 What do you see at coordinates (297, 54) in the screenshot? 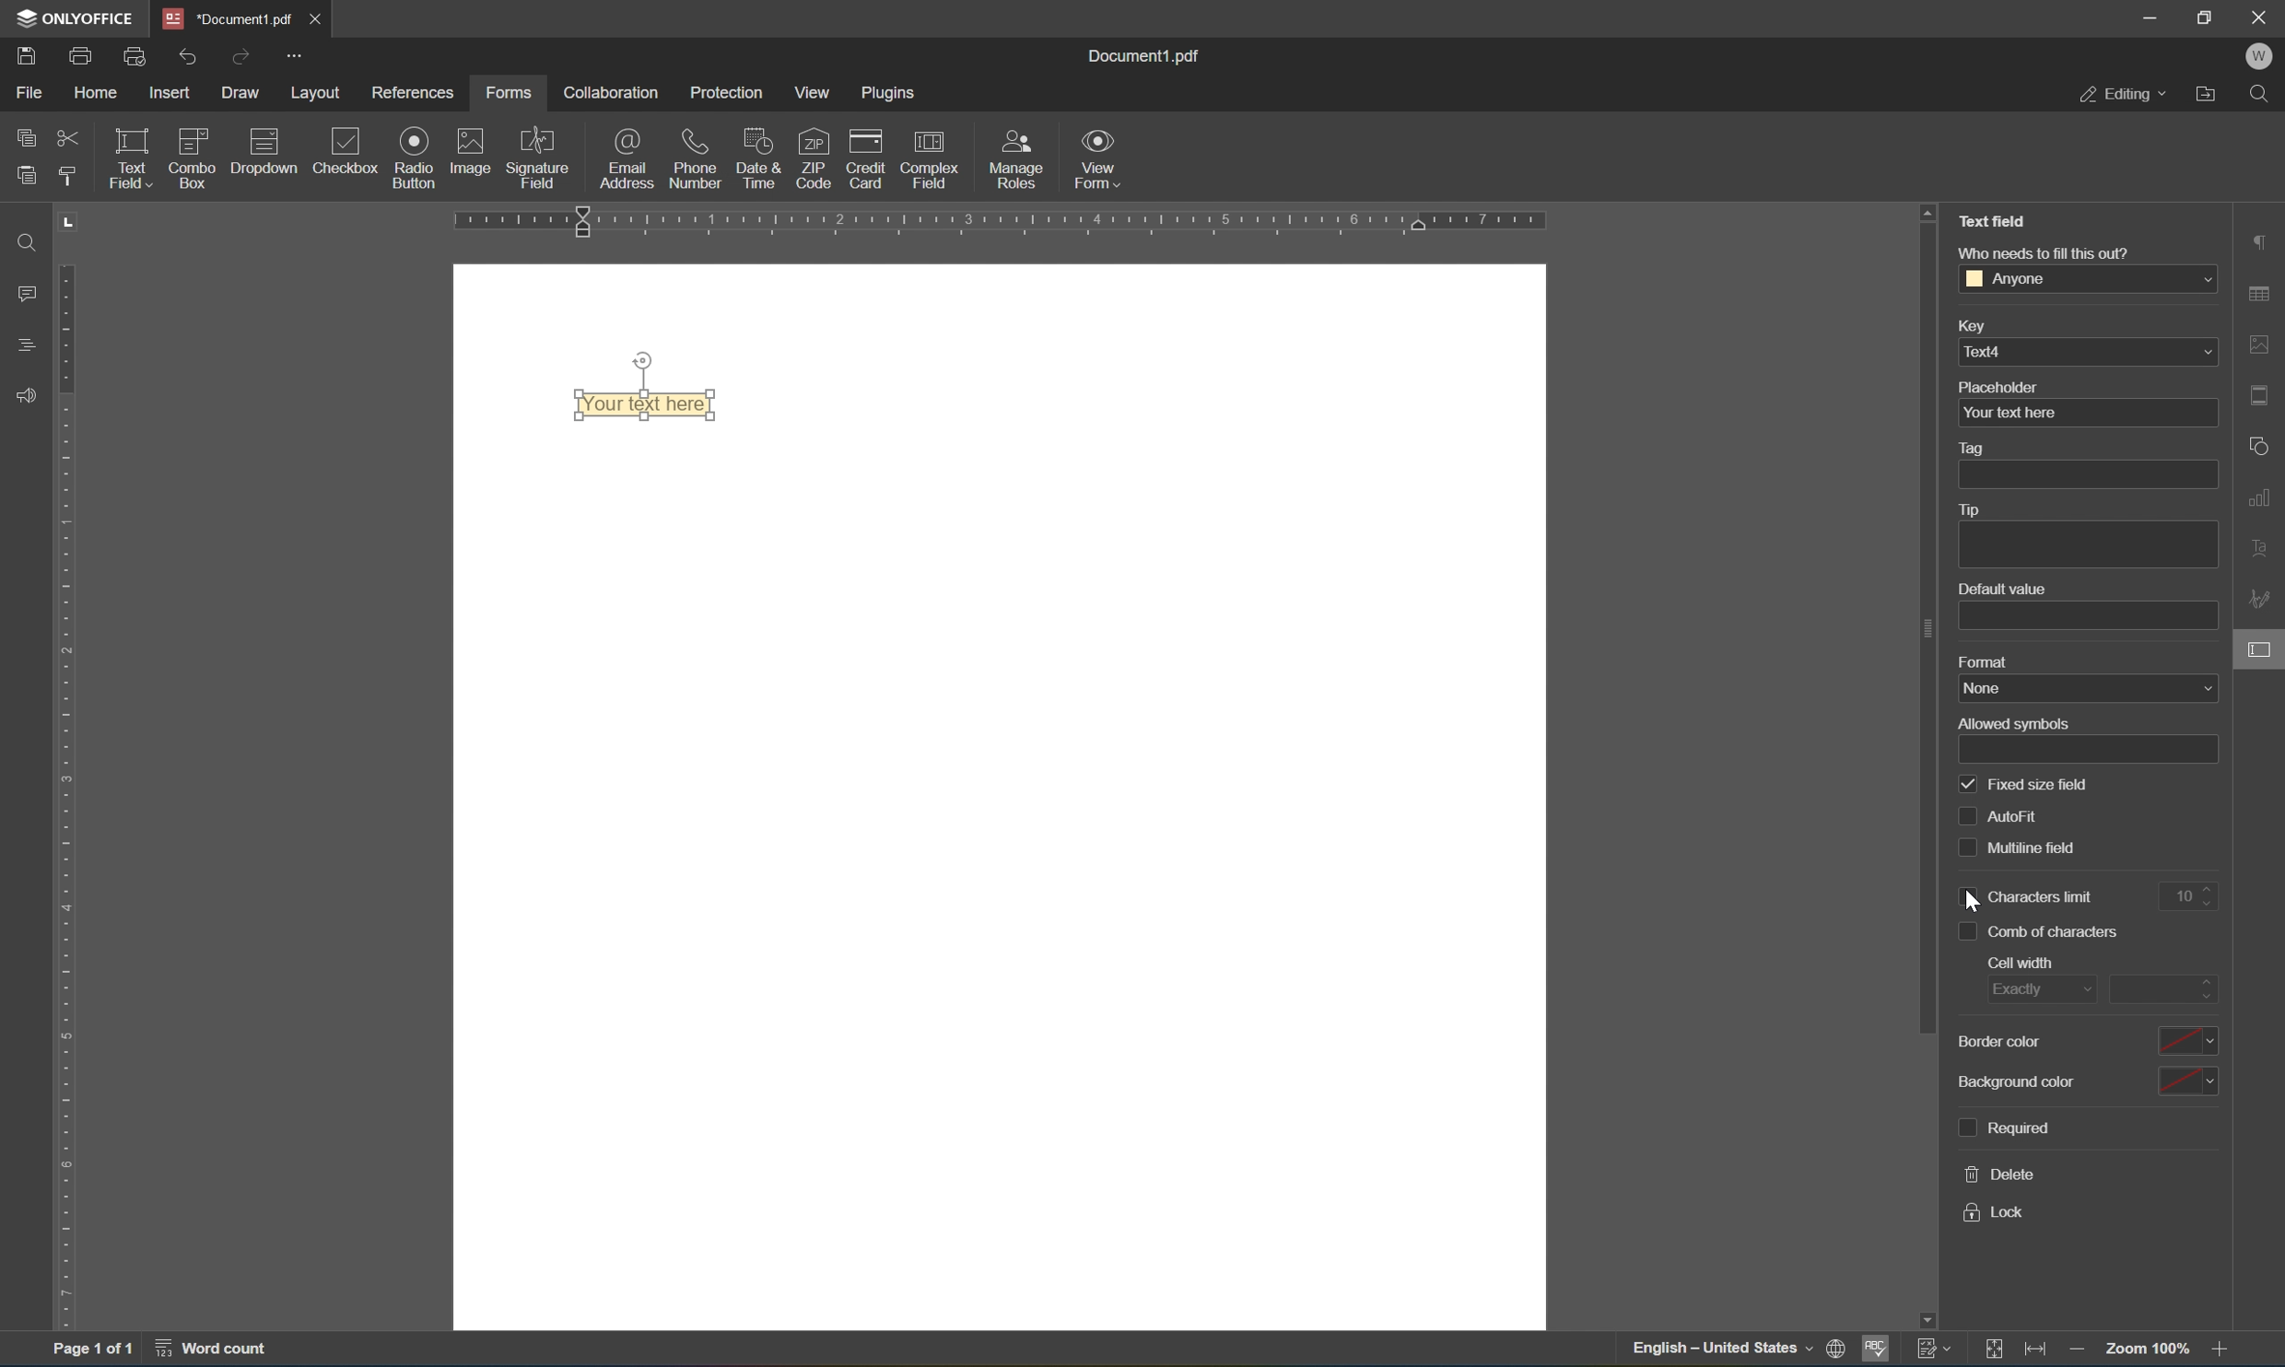
I see `more` at bounding box center [297, 54].